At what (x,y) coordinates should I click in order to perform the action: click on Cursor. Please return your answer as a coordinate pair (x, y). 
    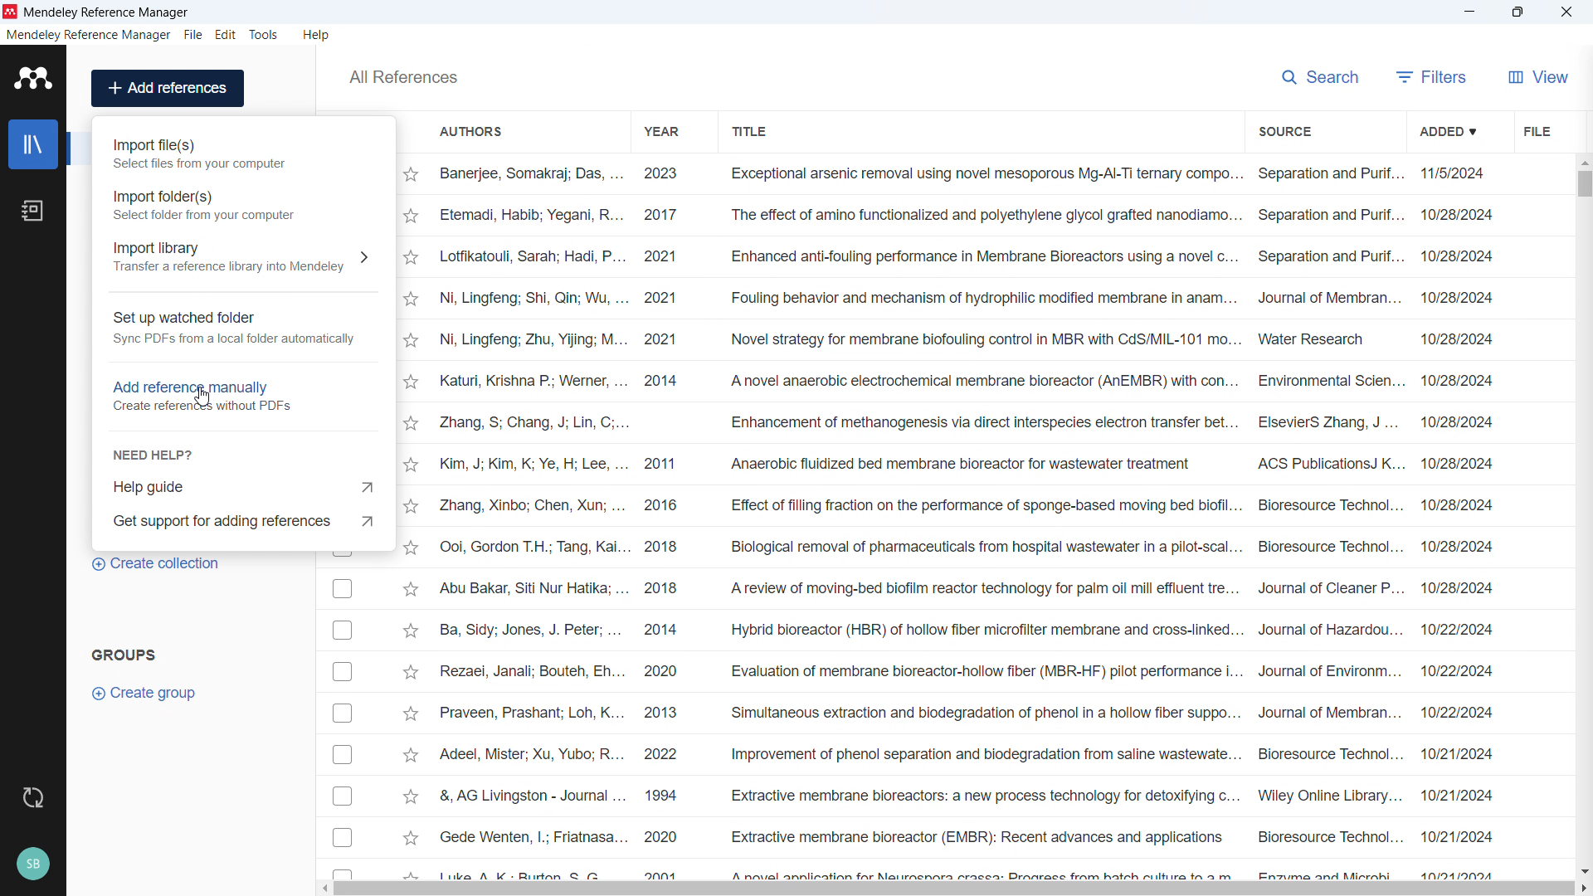
    Looking at the image, I should click on (202, 397).